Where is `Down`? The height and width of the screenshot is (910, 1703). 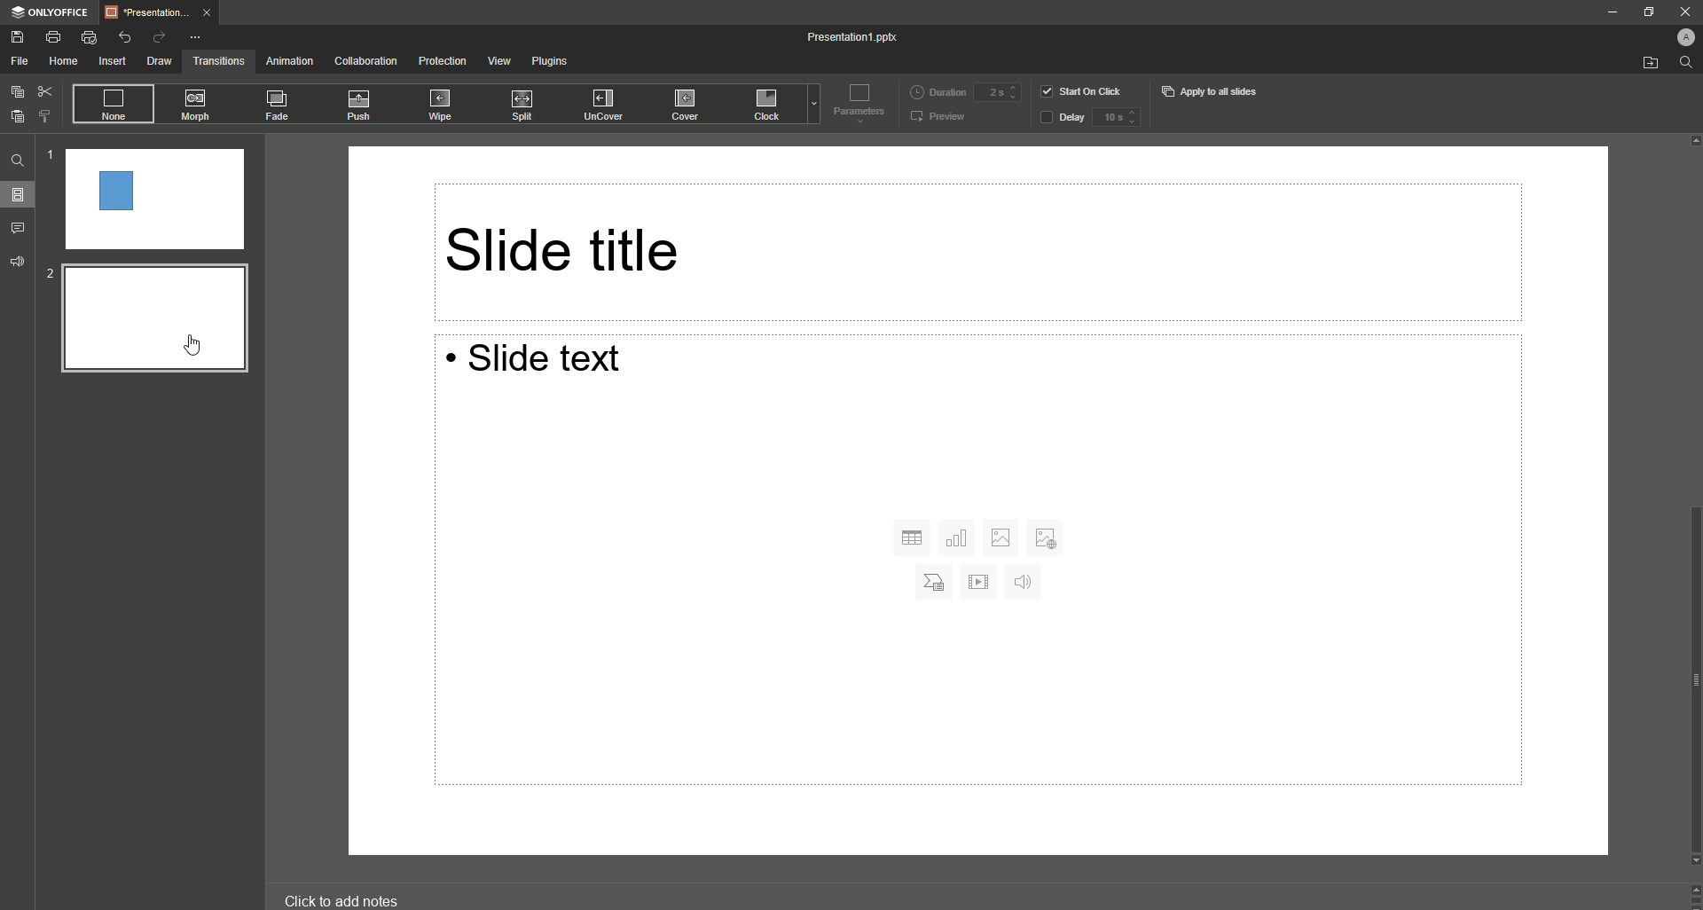
Down is located at coordinates (1692, 863).